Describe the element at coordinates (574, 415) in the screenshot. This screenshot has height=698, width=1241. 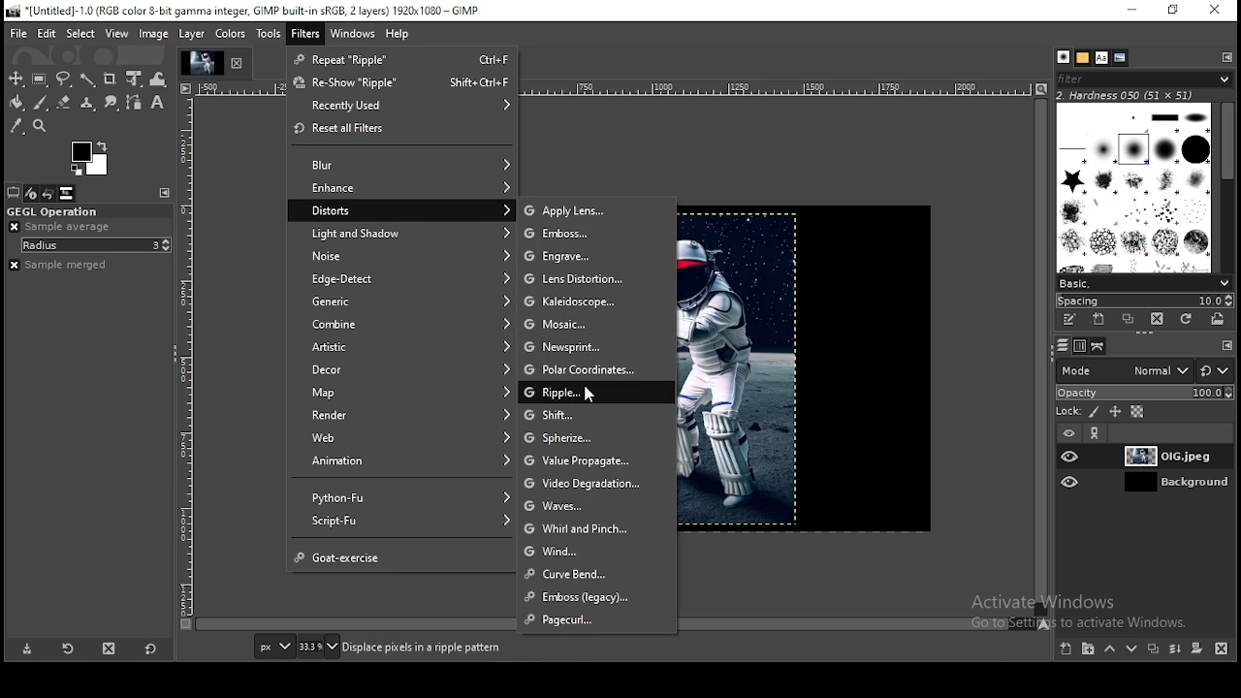
I see `shift` at that location.